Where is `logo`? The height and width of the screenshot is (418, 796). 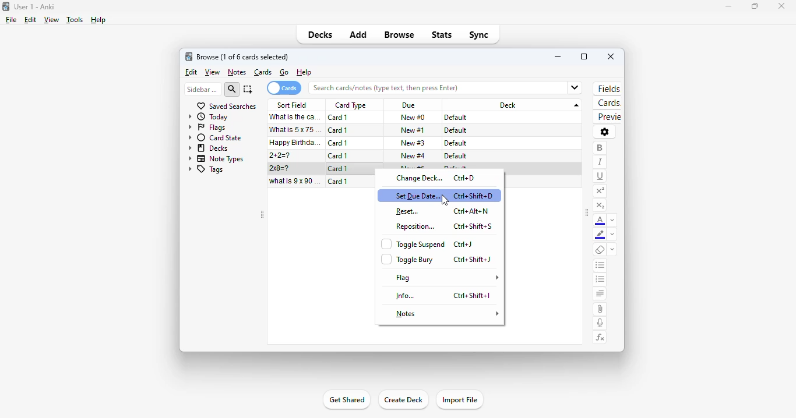
logo is located at coordinates (189, 56).